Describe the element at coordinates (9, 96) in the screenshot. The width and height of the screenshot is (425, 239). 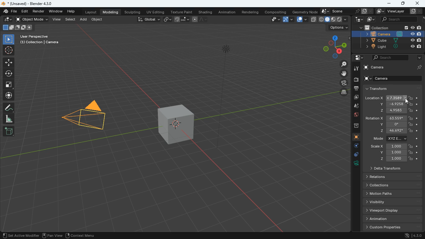
I see `move` at that location.